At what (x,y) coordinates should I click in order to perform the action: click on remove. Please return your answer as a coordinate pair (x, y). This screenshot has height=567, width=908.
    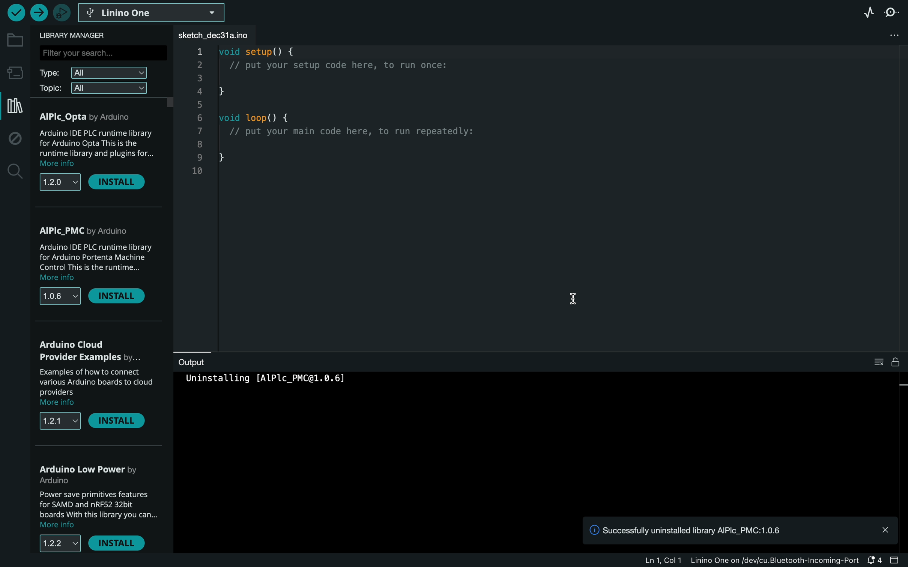
    Looking at the image, I should click on (122, 300).